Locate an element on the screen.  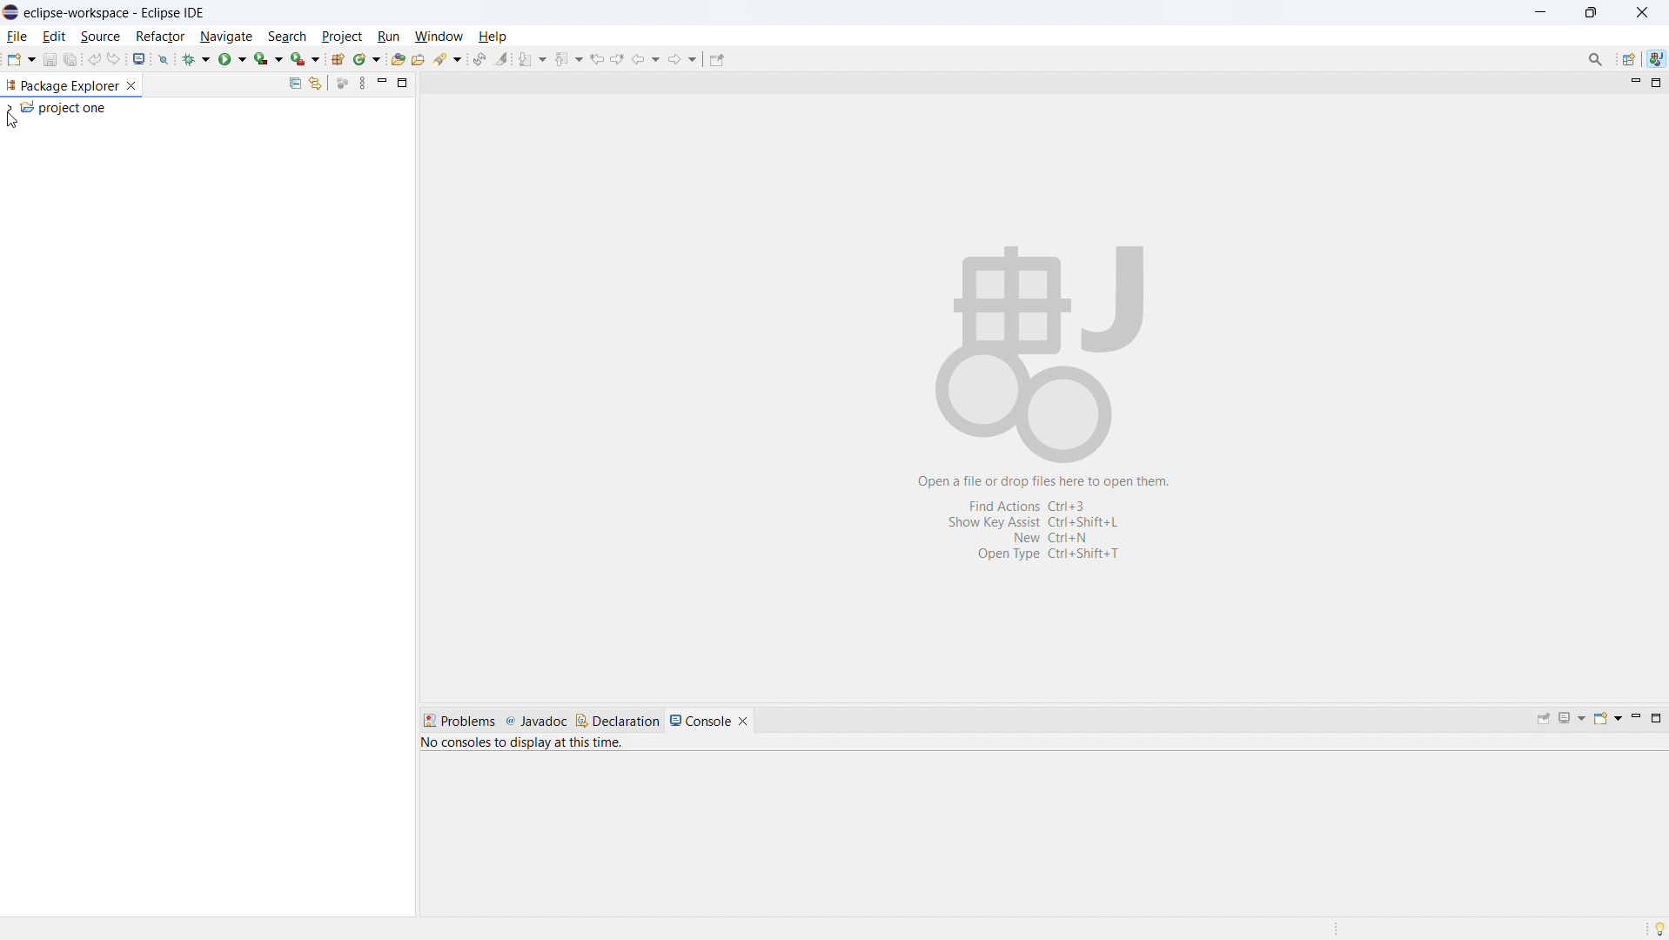
open console is located at coordinates (139, 58).